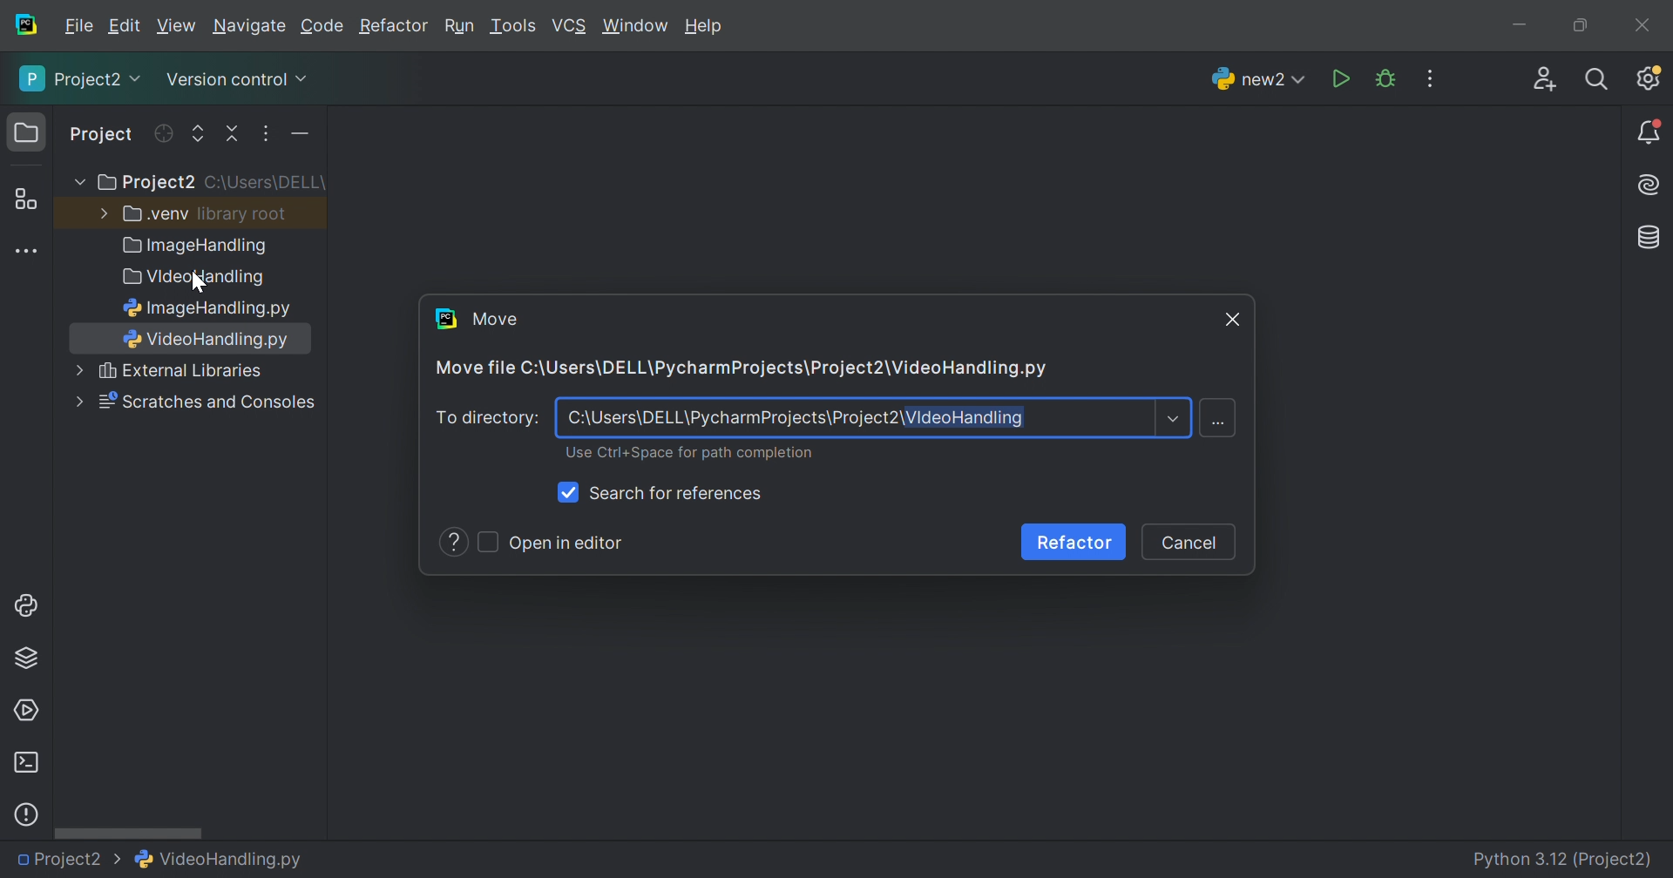 This screenshot has width=1673, height=878. What do you see at coordinates (82, 78) in the screenshot?
I see `Project2` at bounding box center [82, 78].